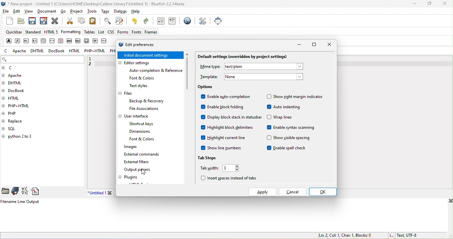 Image resolution: width=453 pixels, height=239 pixels. I want to click on 2, so click(92, 66).